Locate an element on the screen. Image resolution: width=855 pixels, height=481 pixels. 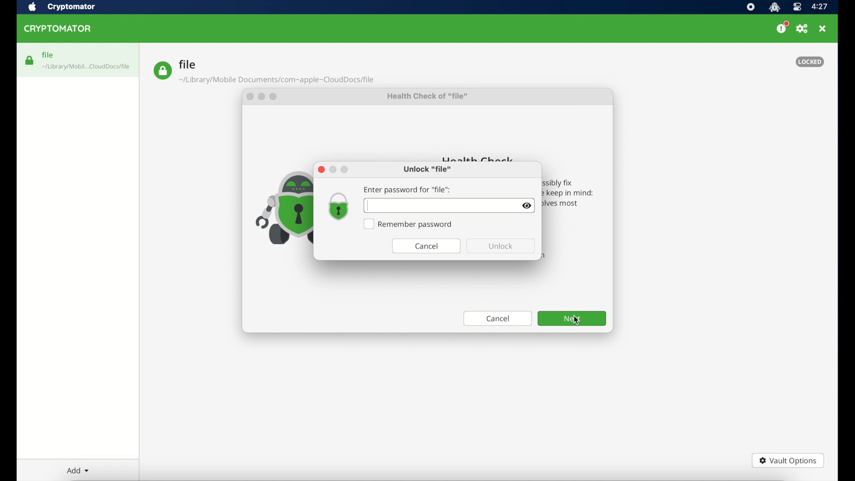
cryptomator is located at coordinates (72, 7).